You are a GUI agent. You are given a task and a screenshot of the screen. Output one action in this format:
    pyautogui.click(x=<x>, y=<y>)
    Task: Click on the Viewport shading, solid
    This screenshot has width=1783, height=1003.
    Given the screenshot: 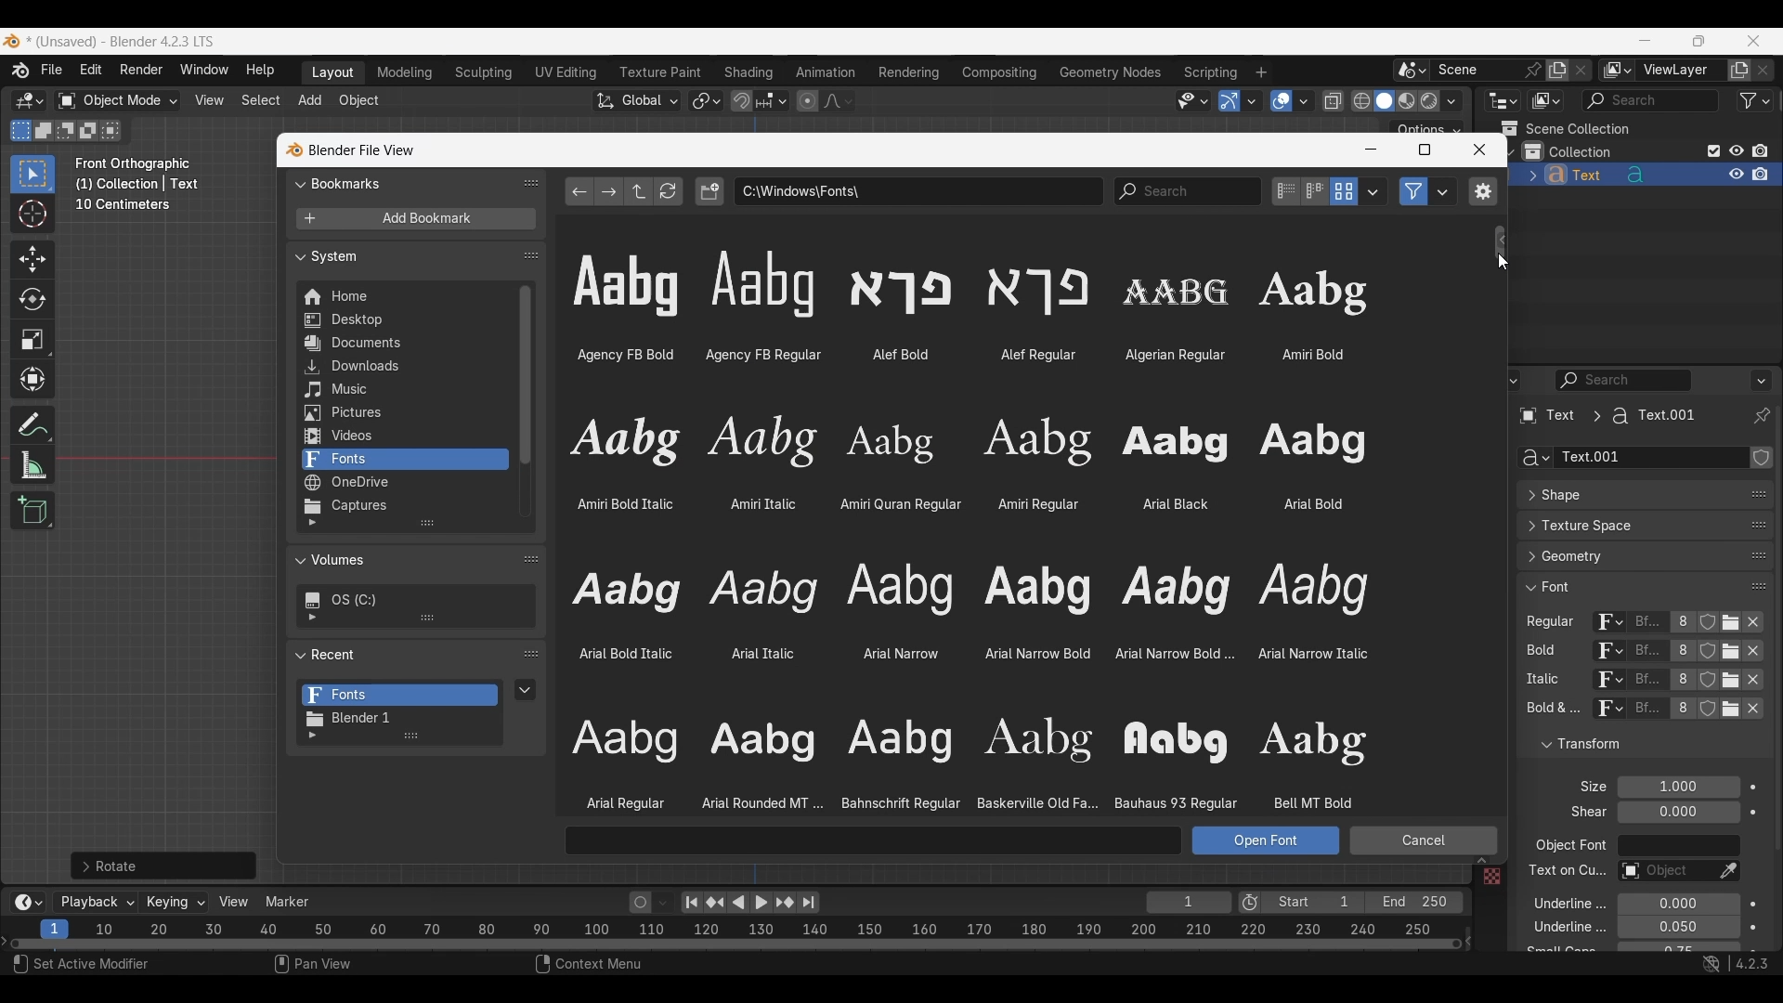 What is the action you would take?
    pyautogui.click(x=1384, y=101)
    